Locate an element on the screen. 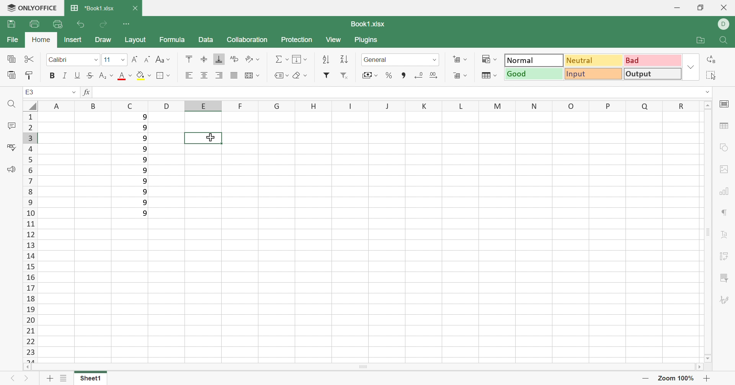 This screenshot has height=385, width=735. Copy is located at coordinates (12, 60).